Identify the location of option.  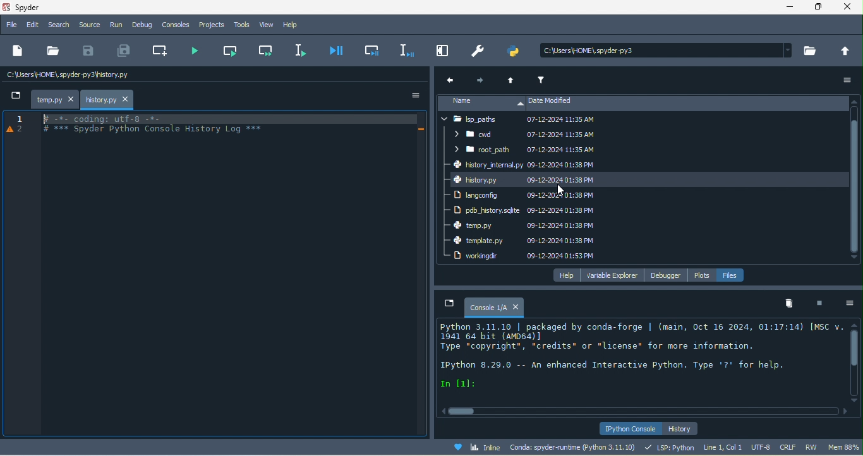
(849, 304).